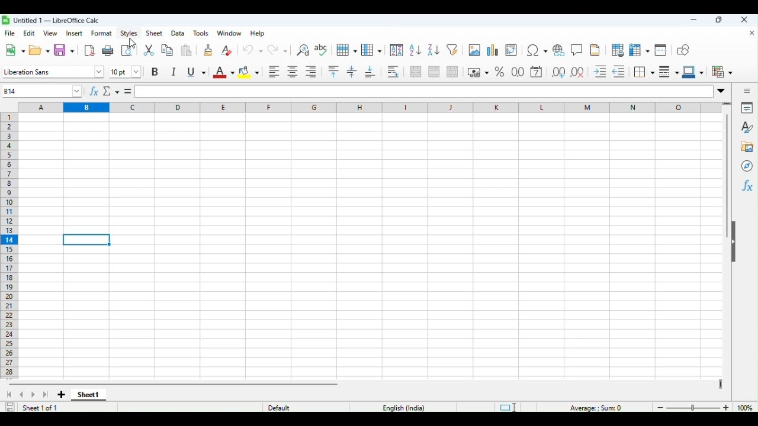  I want to click on Help , so click(256, 33).